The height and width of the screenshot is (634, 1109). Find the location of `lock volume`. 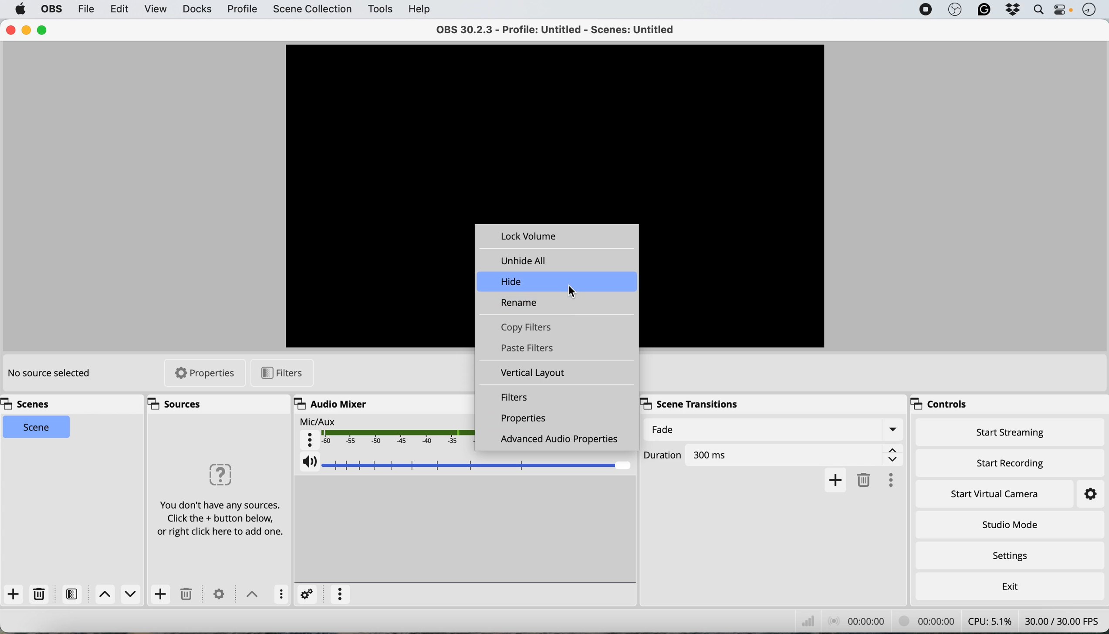

lock volume is located at coordinates (532, 236).